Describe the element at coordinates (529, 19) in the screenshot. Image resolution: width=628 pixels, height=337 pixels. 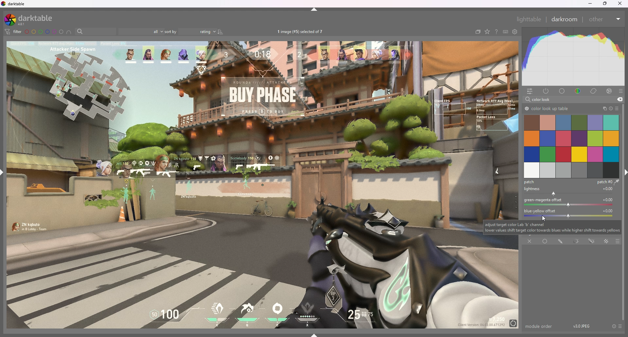
I see `lighttable` at that location.